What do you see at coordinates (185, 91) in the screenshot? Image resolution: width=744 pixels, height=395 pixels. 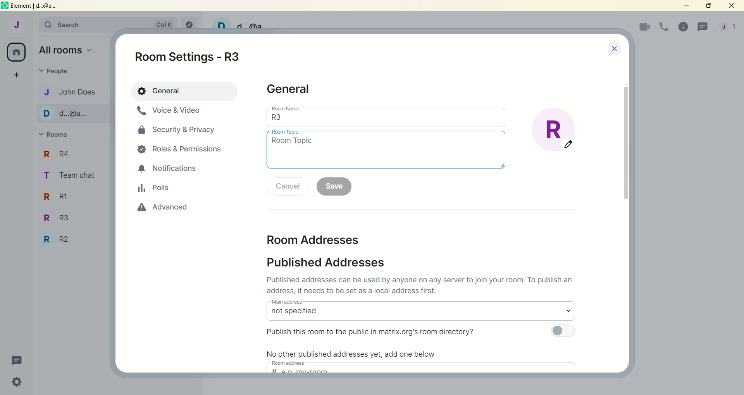 I see `general` at bounding box center [185, 91].